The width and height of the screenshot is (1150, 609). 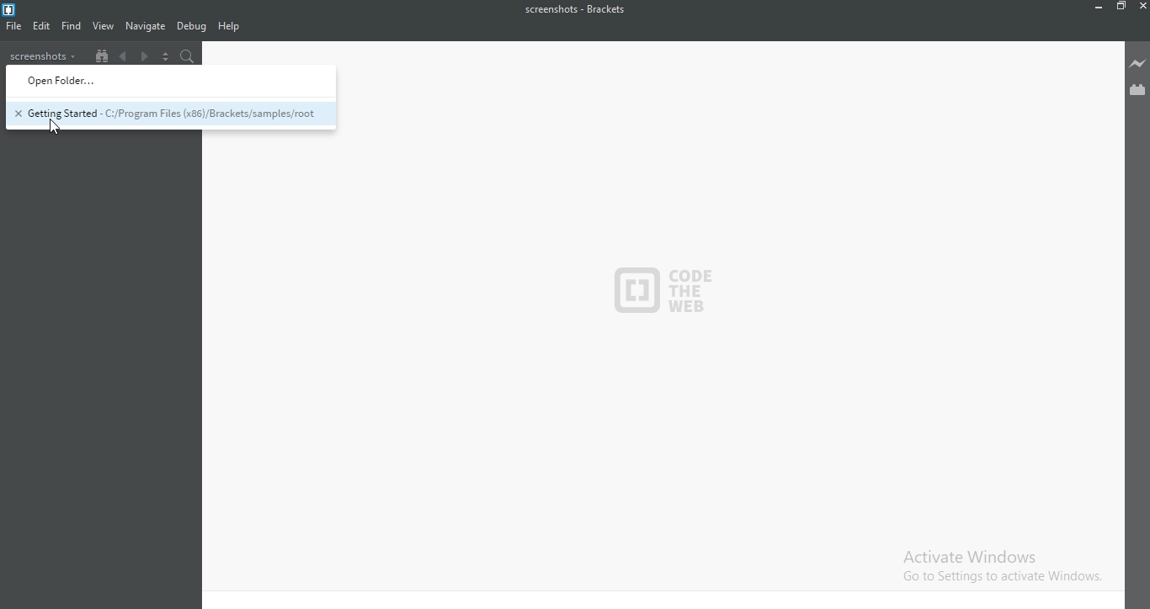 What do you see at coordinates (24, 9) in the screenshot?
I see `Logo` at bounding box center [24, 9].